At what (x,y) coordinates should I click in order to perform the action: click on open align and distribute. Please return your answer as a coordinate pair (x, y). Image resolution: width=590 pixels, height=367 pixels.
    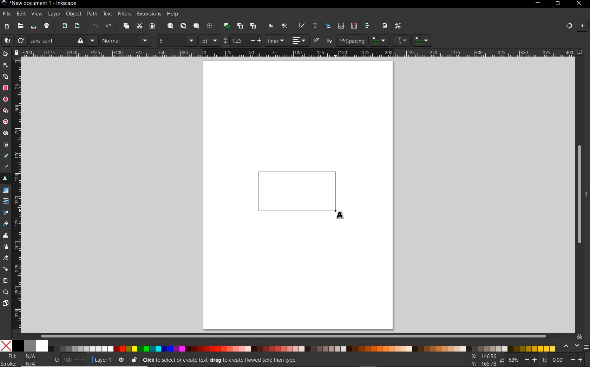
    Looking at the image, I should click on (367, 26).